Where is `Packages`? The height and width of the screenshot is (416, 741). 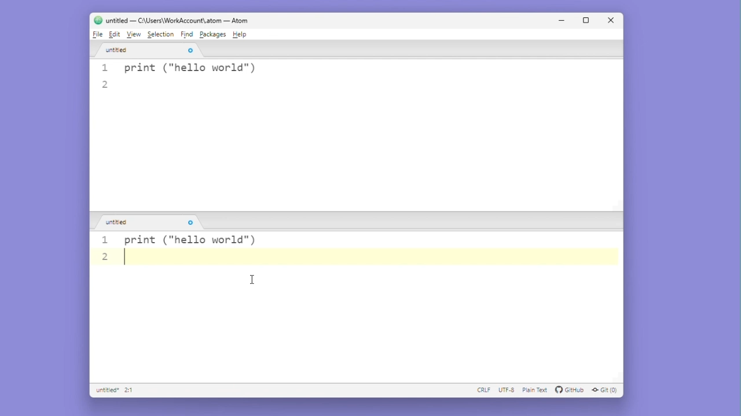 Packages is located at coordinates (213, 34).